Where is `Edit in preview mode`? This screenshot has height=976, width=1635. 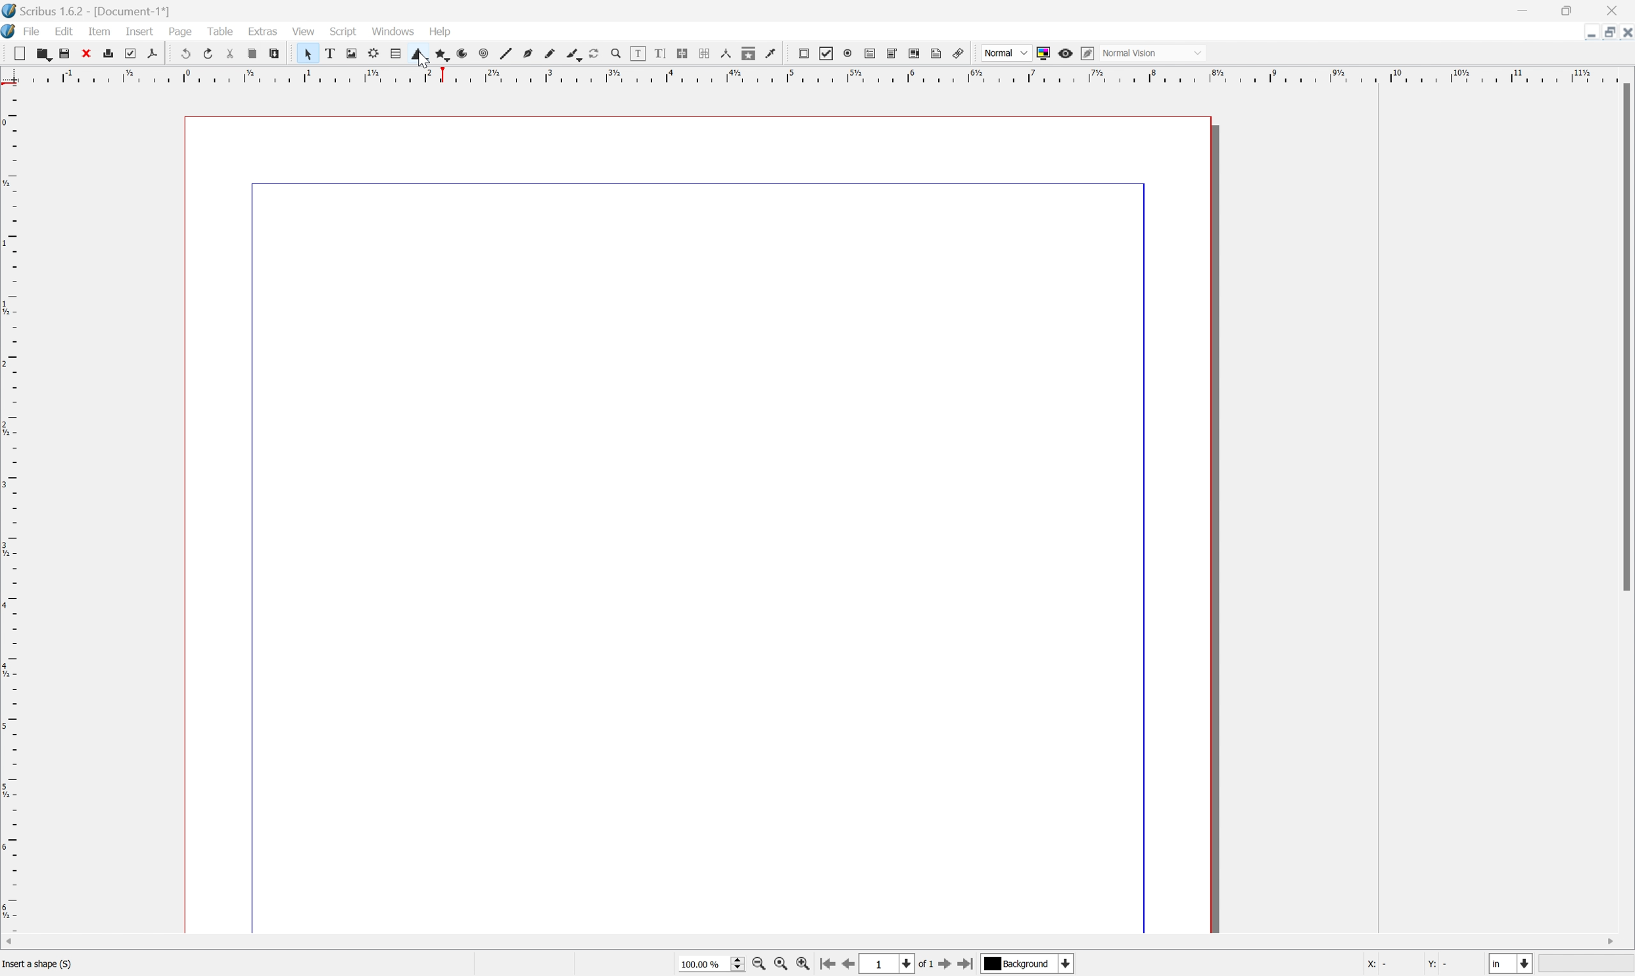 Edit in preview mode is located at coordinates (1087, 54).